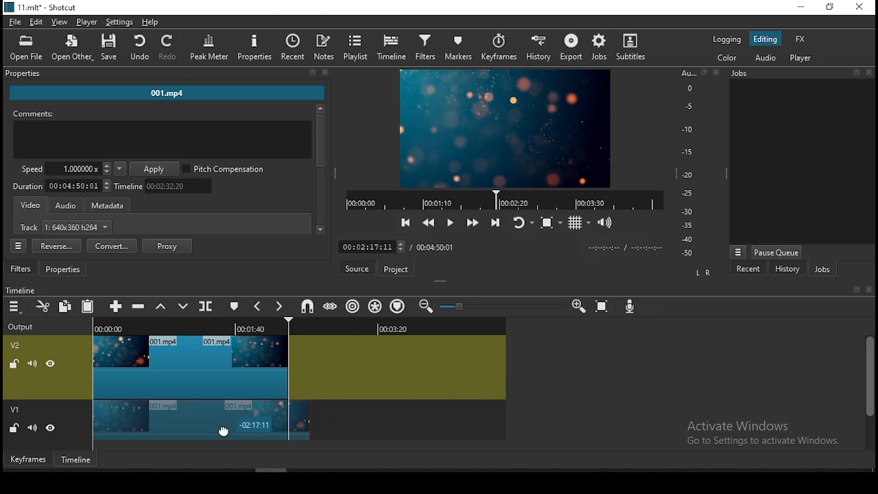 This screenshot has width=878, height=494. I want to click on split at playhead, so click(207, 306).